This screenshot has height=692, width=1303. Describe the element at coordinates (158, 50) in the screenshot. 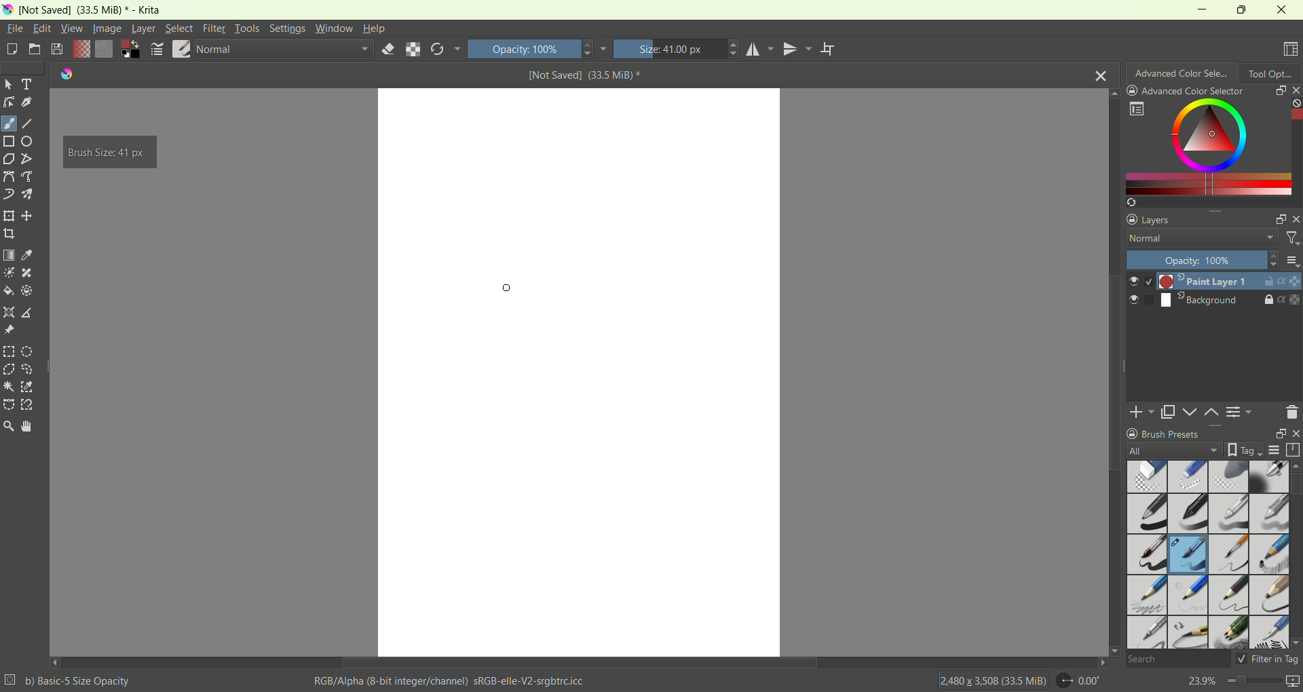

I see `edit brush settings` at that location.